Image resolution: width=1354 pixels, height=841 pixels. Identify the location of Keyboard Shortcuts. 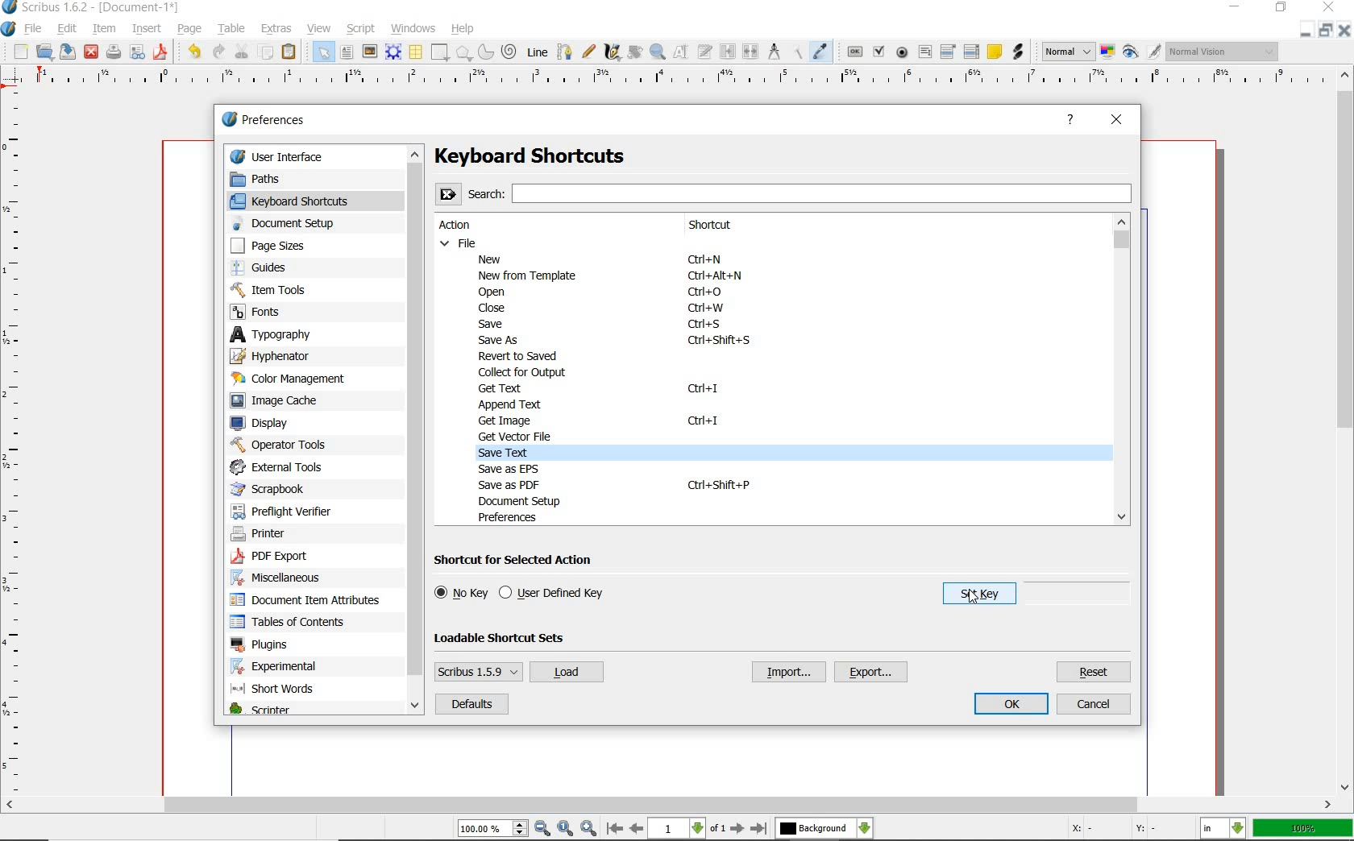
(562, 156).